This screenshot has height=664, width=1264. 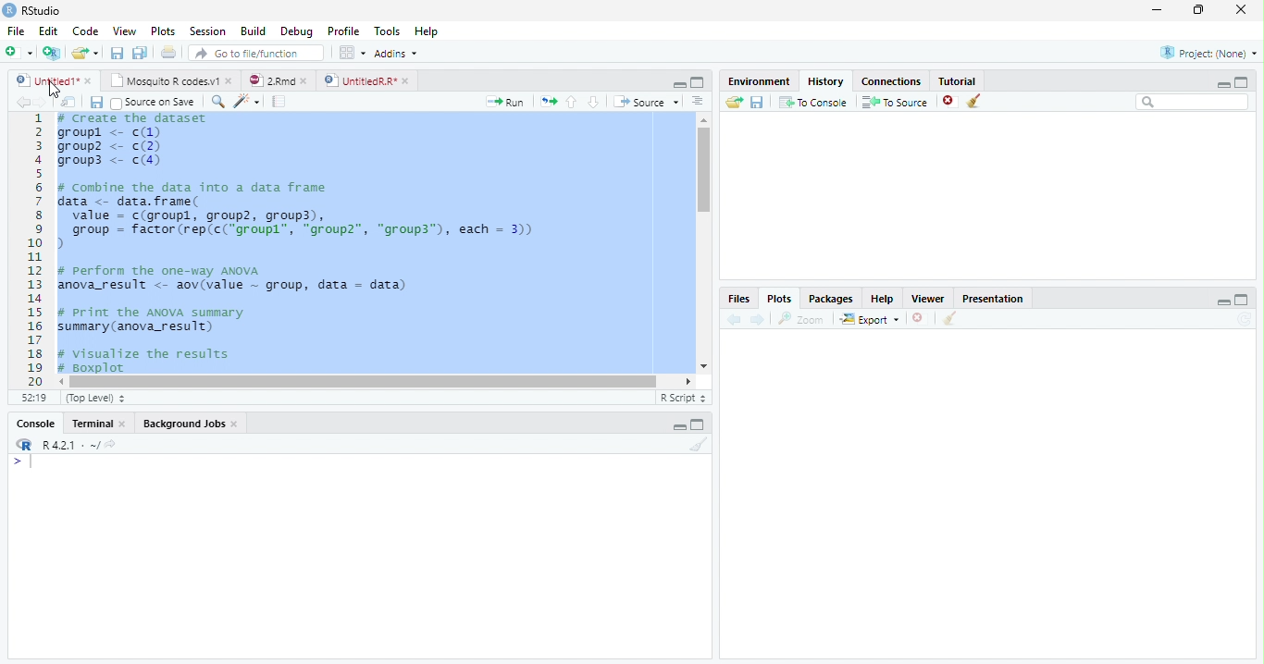 What do you see at coordinates (505, 102) in the screenshot?
I see `Run` at bounding box center [505, 102].